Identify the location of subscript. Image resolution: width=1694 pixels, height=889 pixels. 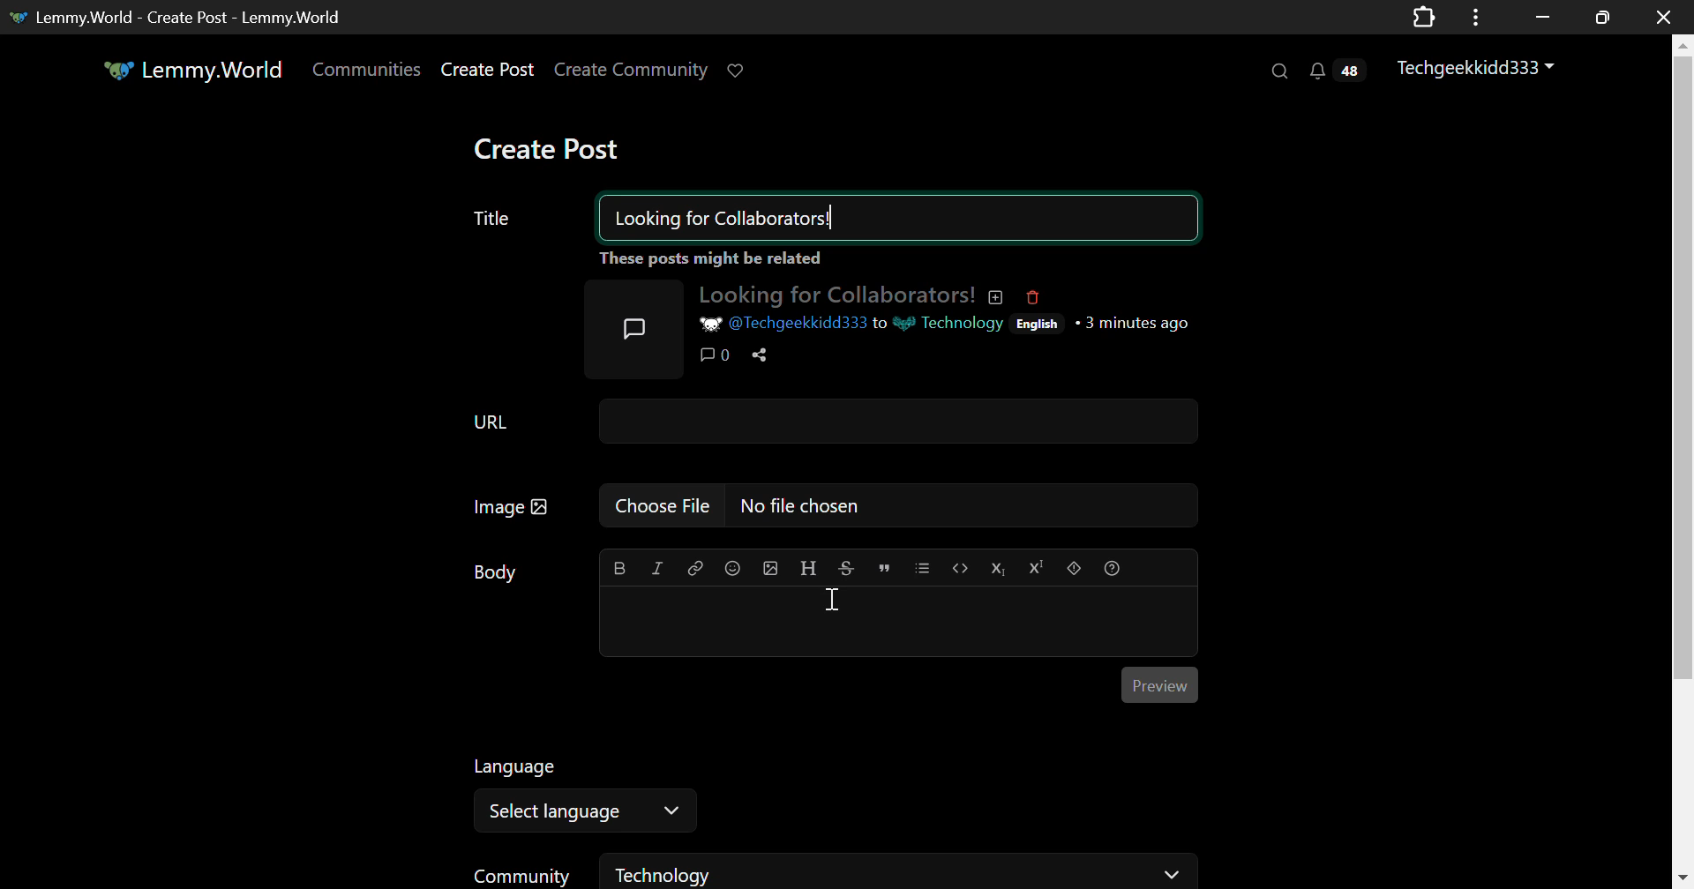
(1000, 568).